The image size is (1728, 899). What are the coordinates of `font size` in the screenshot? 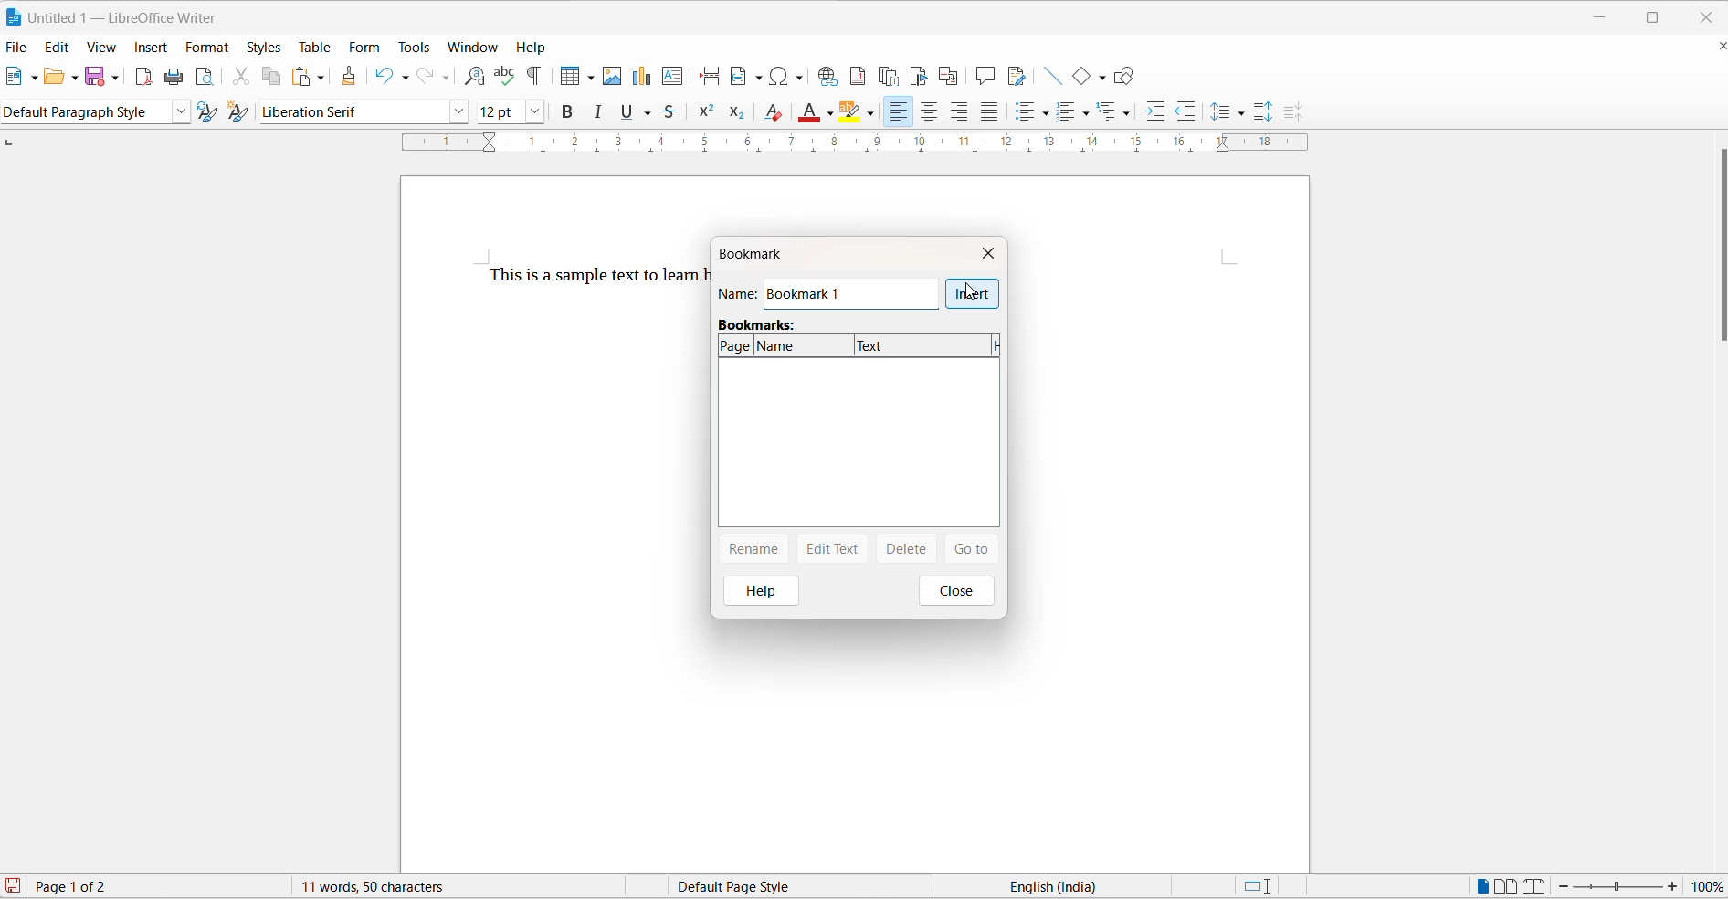 It's located at (499, 112).